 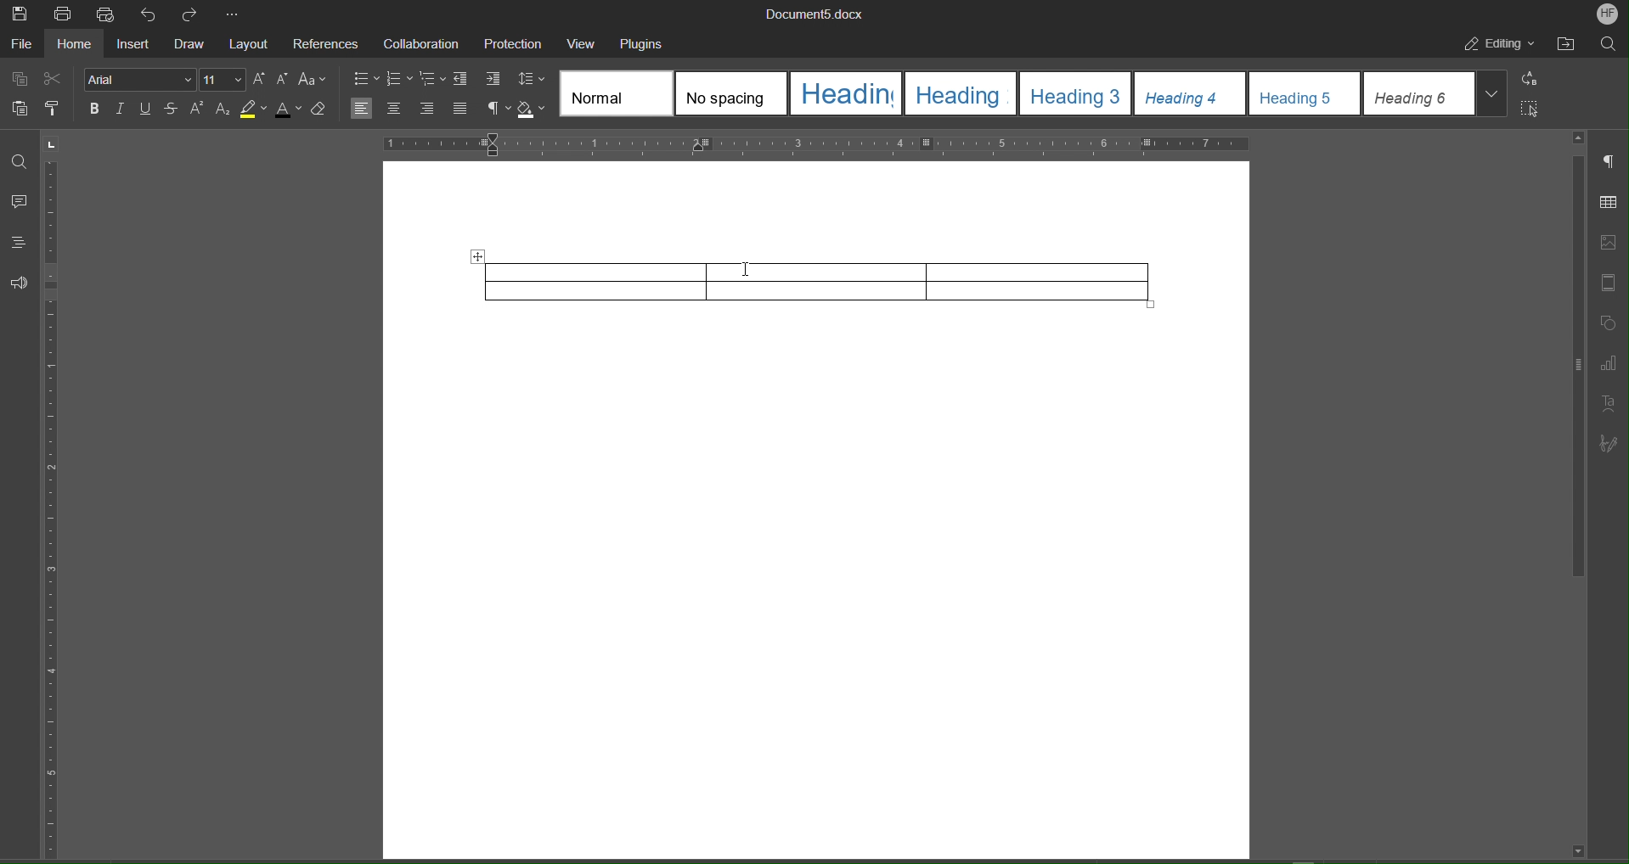 I want to click on Nonprinting characters, so click(x=498, y=109).